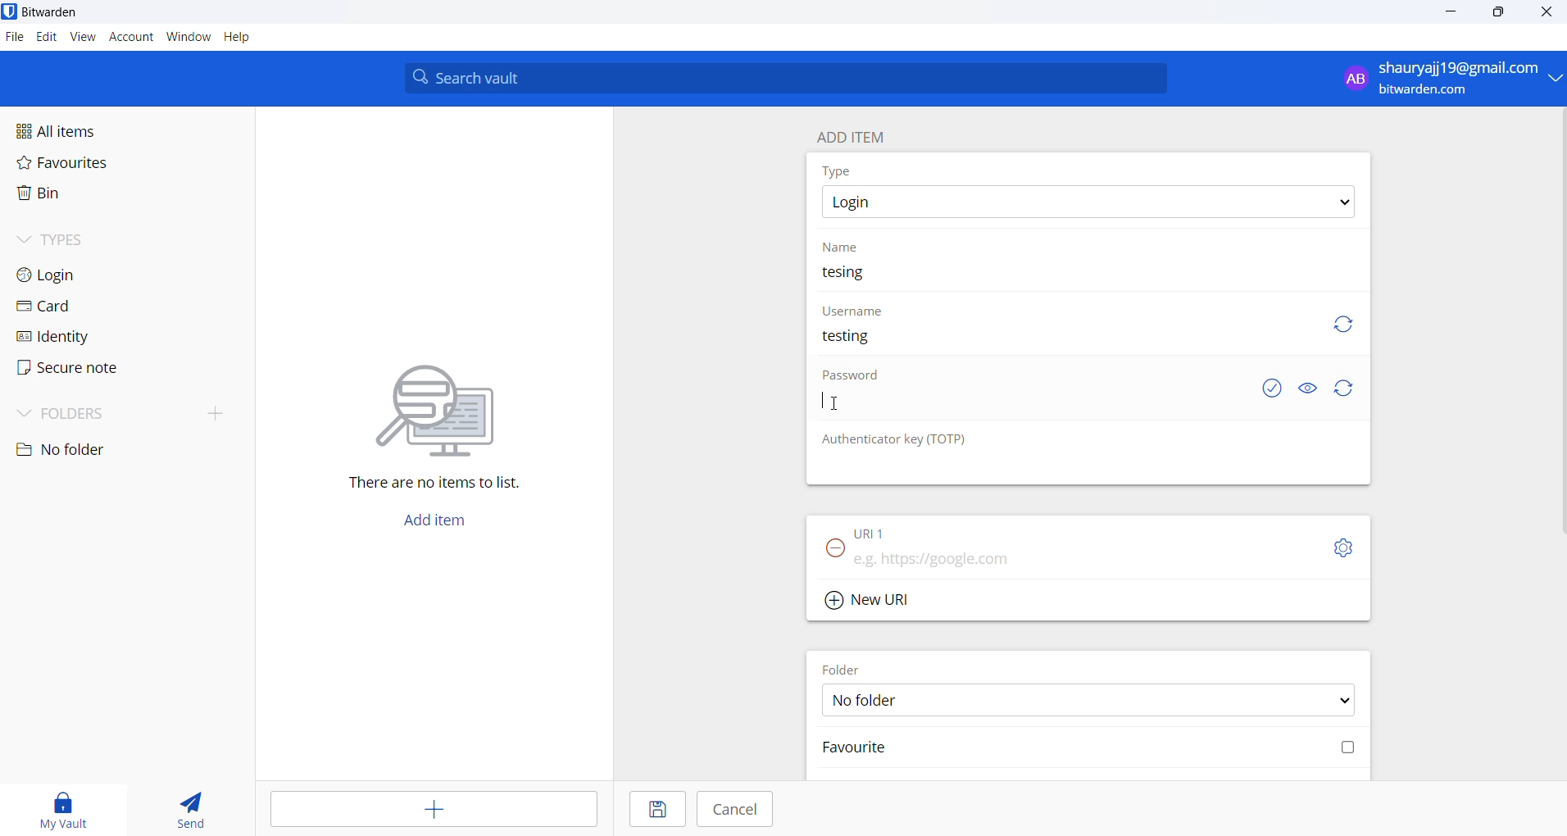  Describe the element at coordinates (84, 38) in the screenshot. I see `View` at that location.